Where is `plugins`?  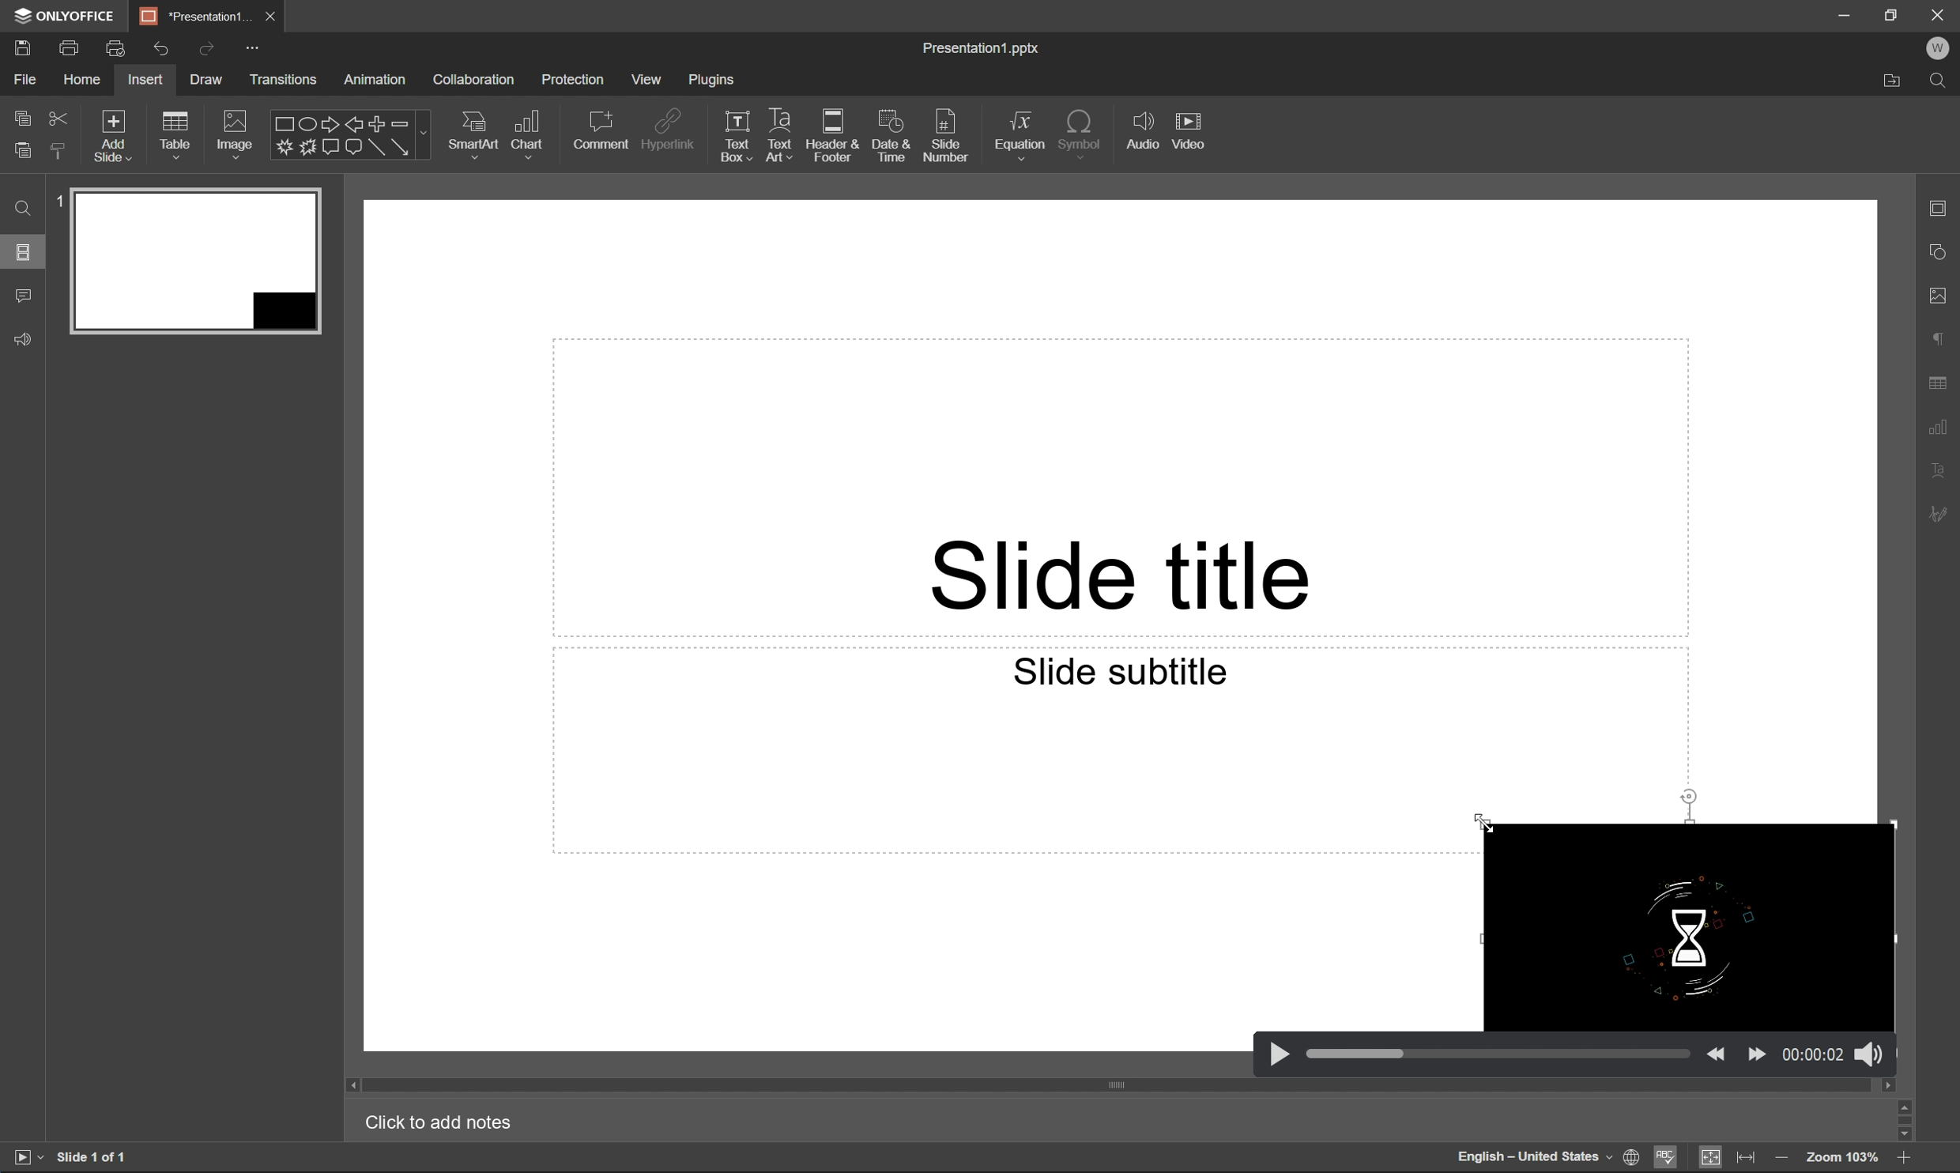
plugins is located at coordinates (718, 82).